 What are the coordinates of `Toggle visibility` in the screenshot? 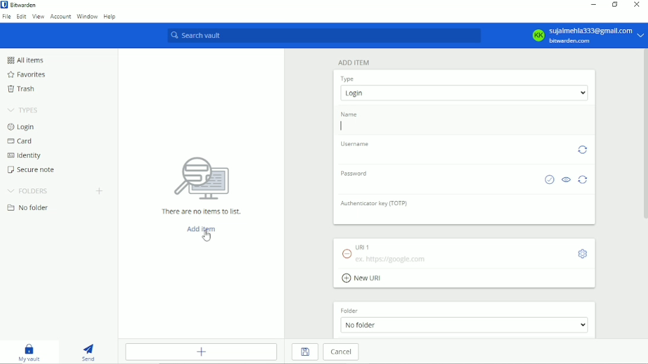 It's located at (566, 180).